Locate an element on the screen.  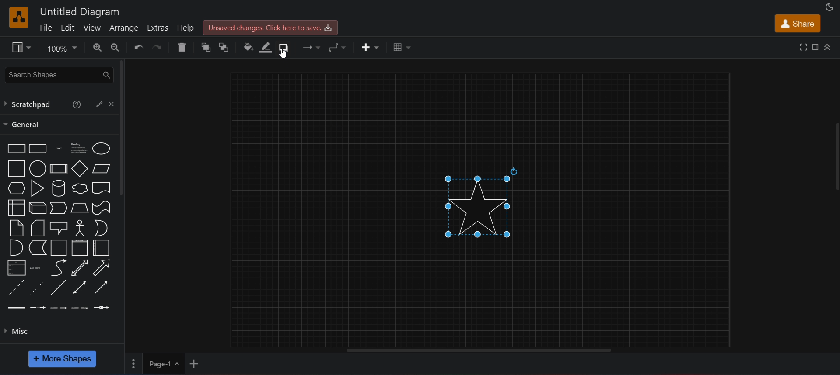
Link is located at coordinates (17, 309).